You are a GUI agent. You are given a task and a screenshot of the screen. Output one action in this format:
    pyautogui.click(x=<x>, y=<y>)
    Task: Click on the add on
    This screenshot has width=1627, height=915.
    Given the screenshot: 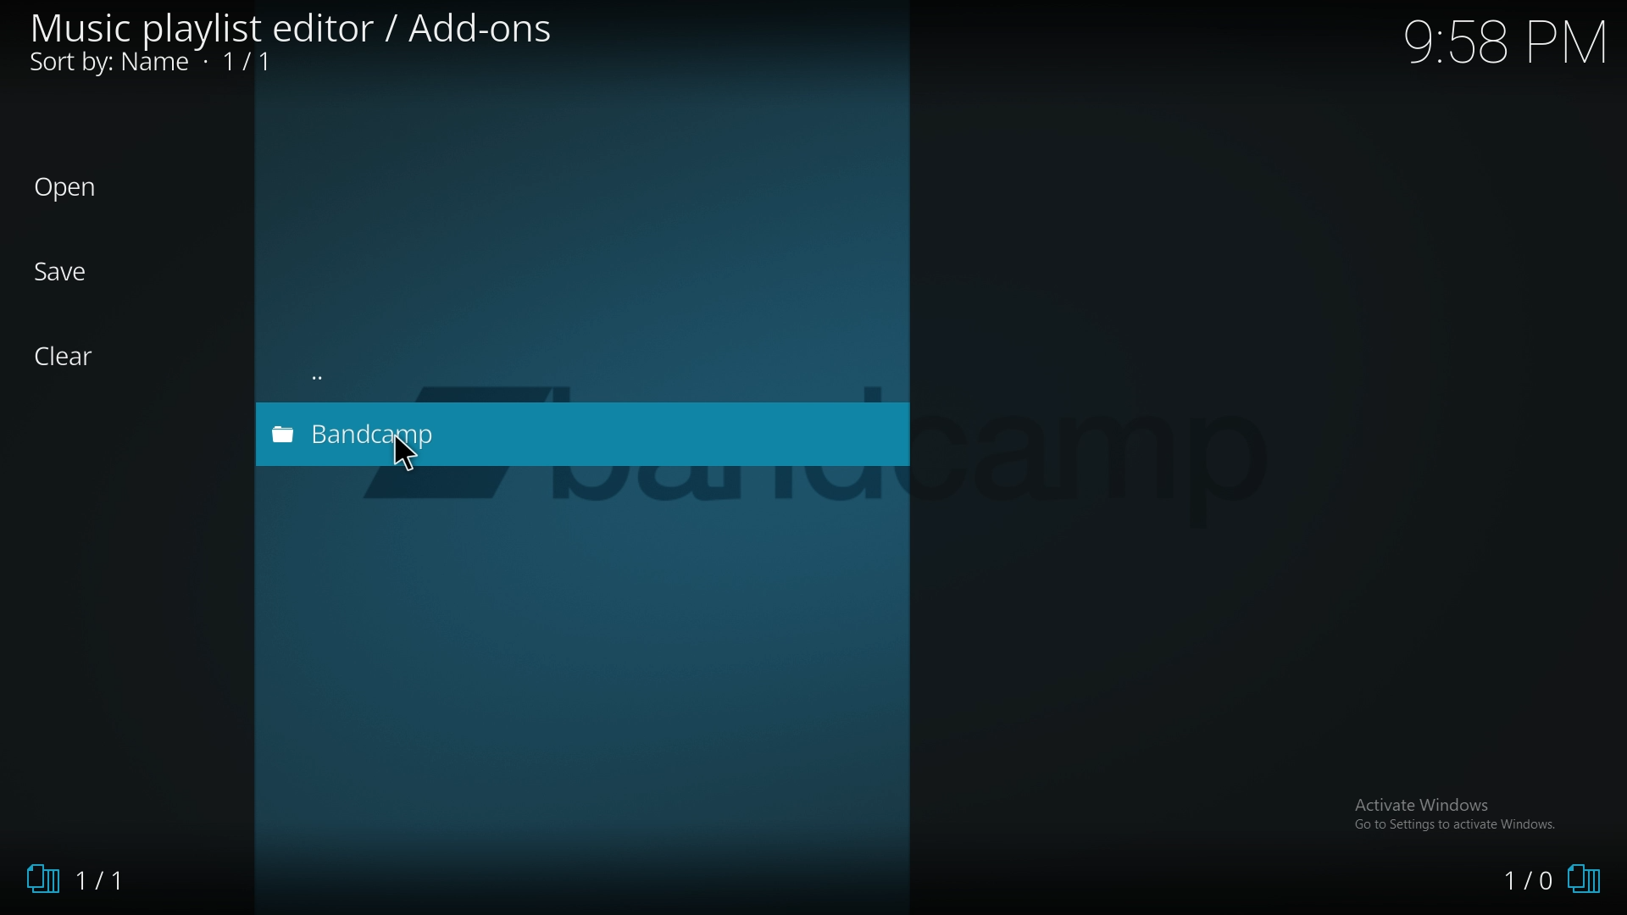 What is the action you would take?
    pyautogui.click(x=476, y=436)
    